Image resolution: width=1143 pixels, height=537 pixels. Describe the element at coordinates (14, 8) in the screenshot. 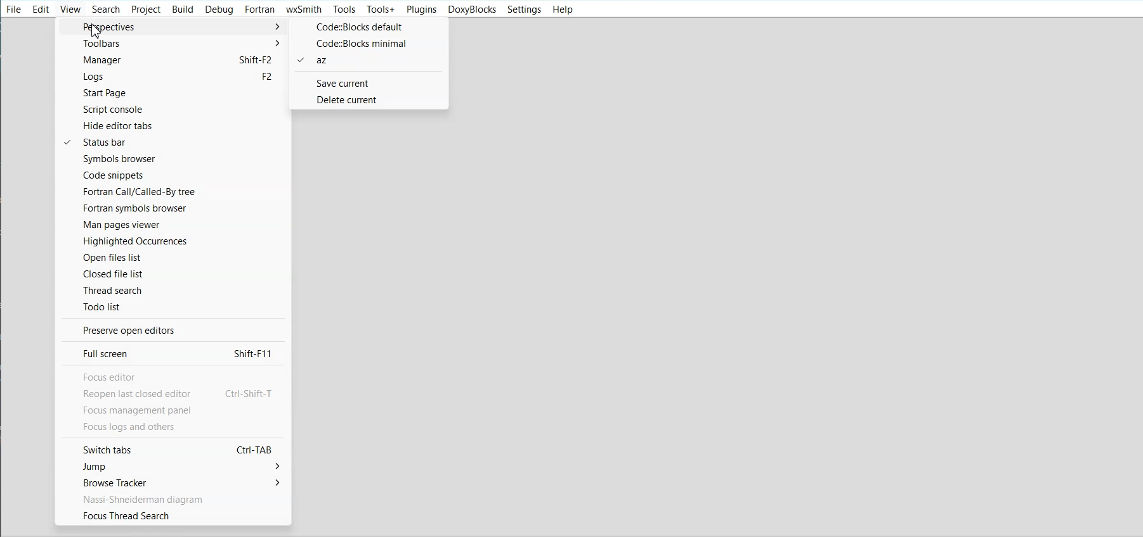

I see `File` at that location.